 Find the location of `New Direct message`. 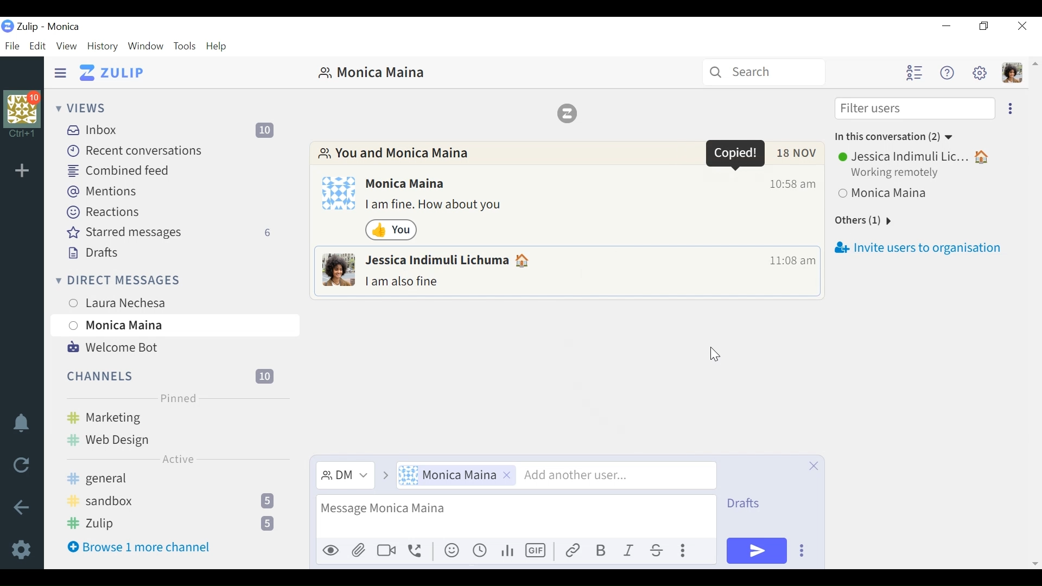

New Direct message is located at coordinates (268, 281).